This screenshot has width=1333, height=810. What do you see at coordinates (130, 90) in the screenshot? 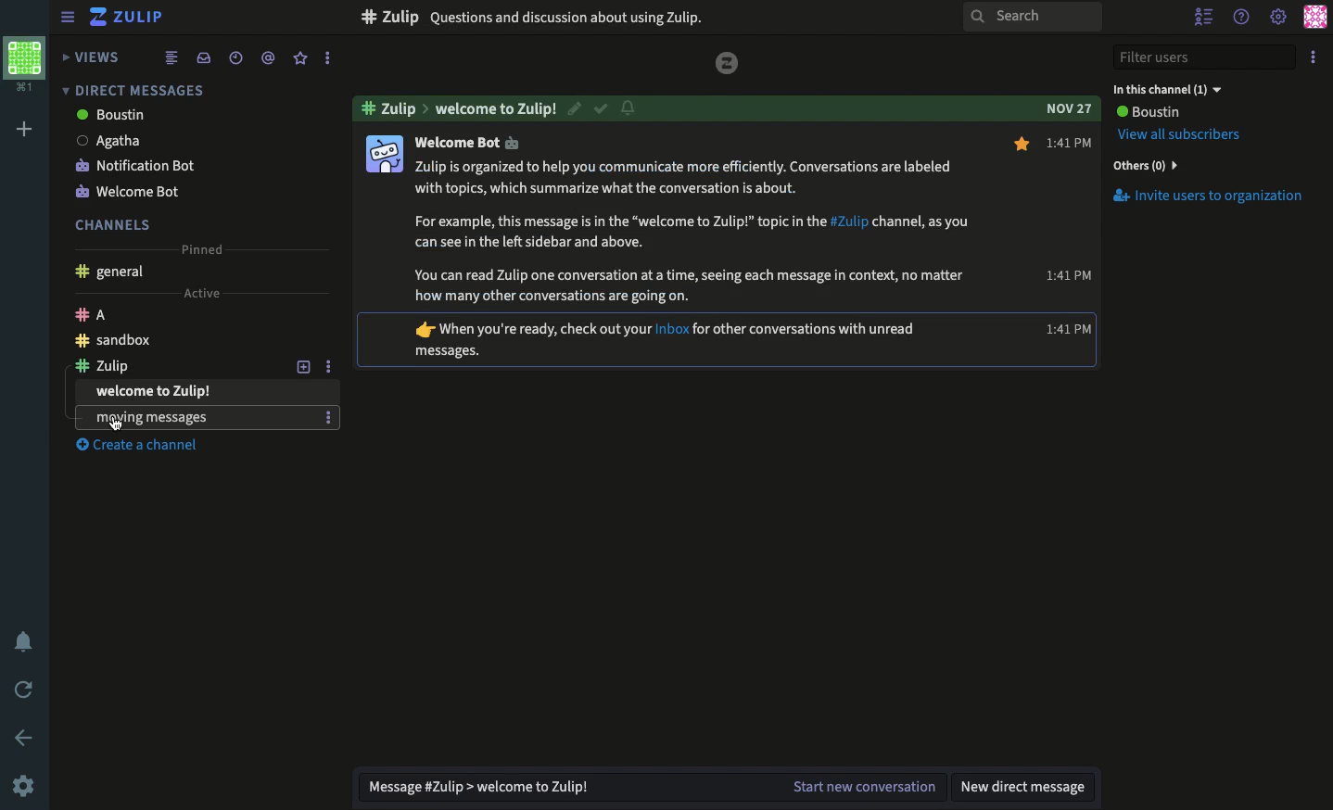
I see `Direct messages` at bounding box center [130, 90].